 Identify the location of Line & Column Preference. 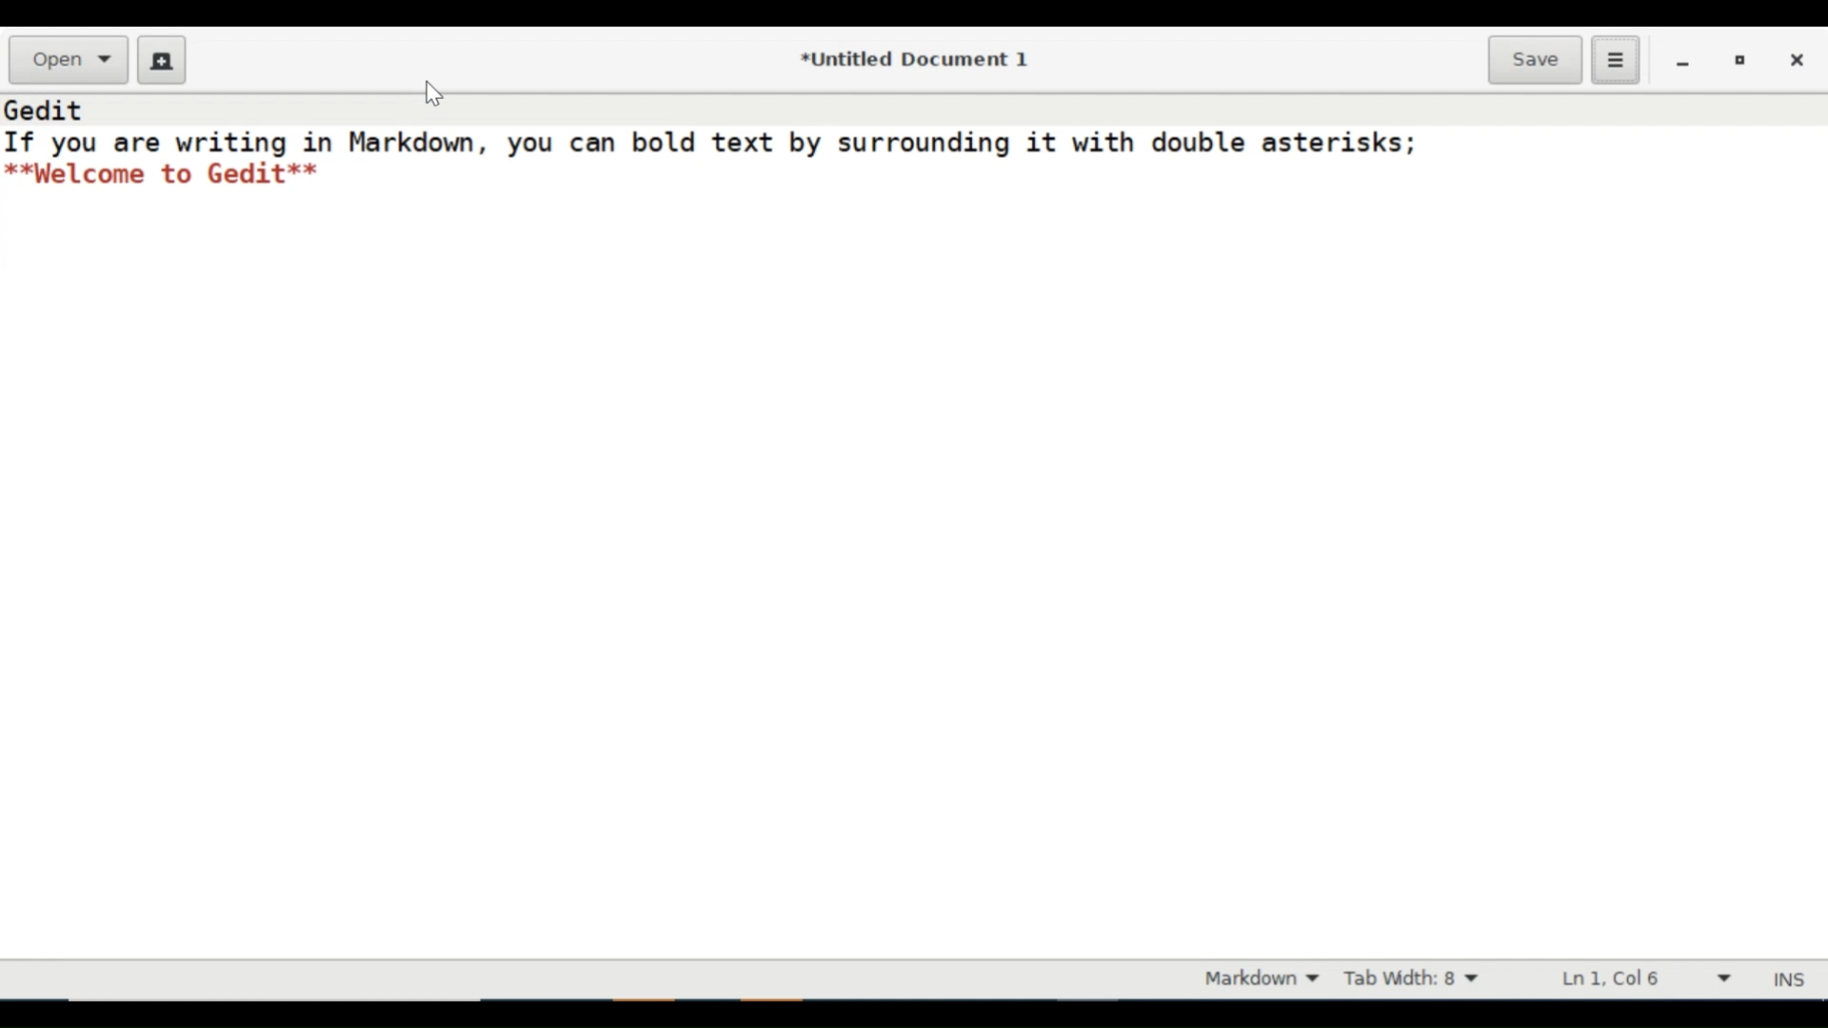
(1653, 978).